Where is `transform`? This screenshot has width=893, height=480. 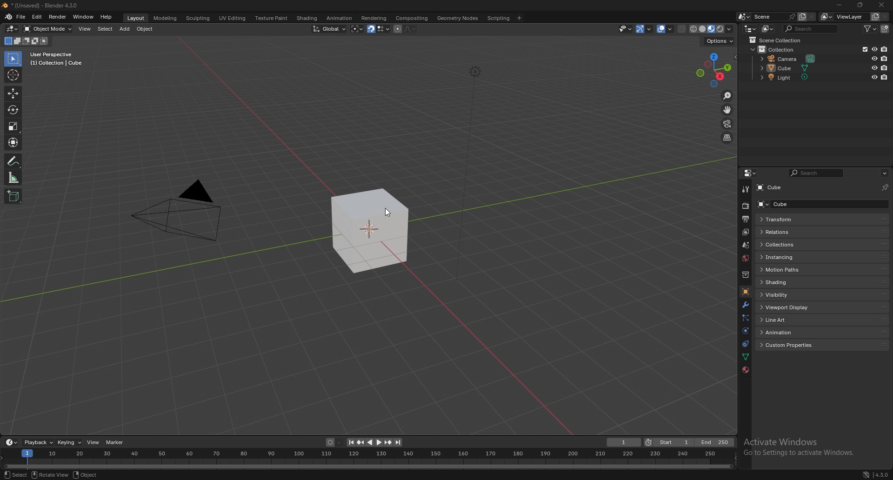 transform is located at coordinates (821, 218).